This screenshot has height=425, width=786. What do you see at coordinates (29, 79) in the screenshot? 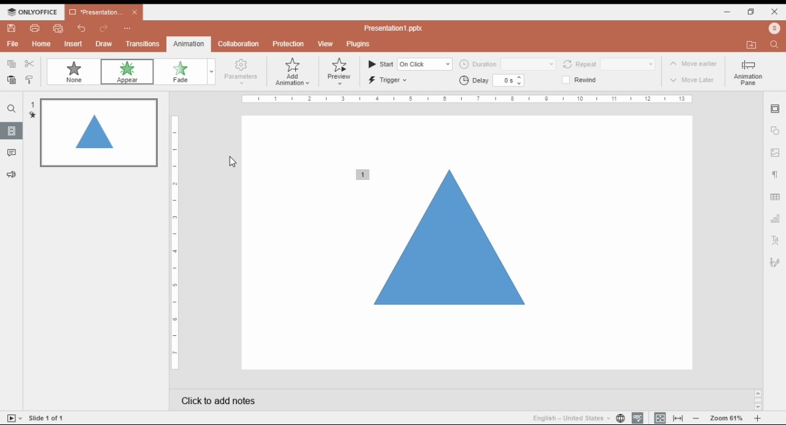
I see `copy style` at bounding box center [29, 79].